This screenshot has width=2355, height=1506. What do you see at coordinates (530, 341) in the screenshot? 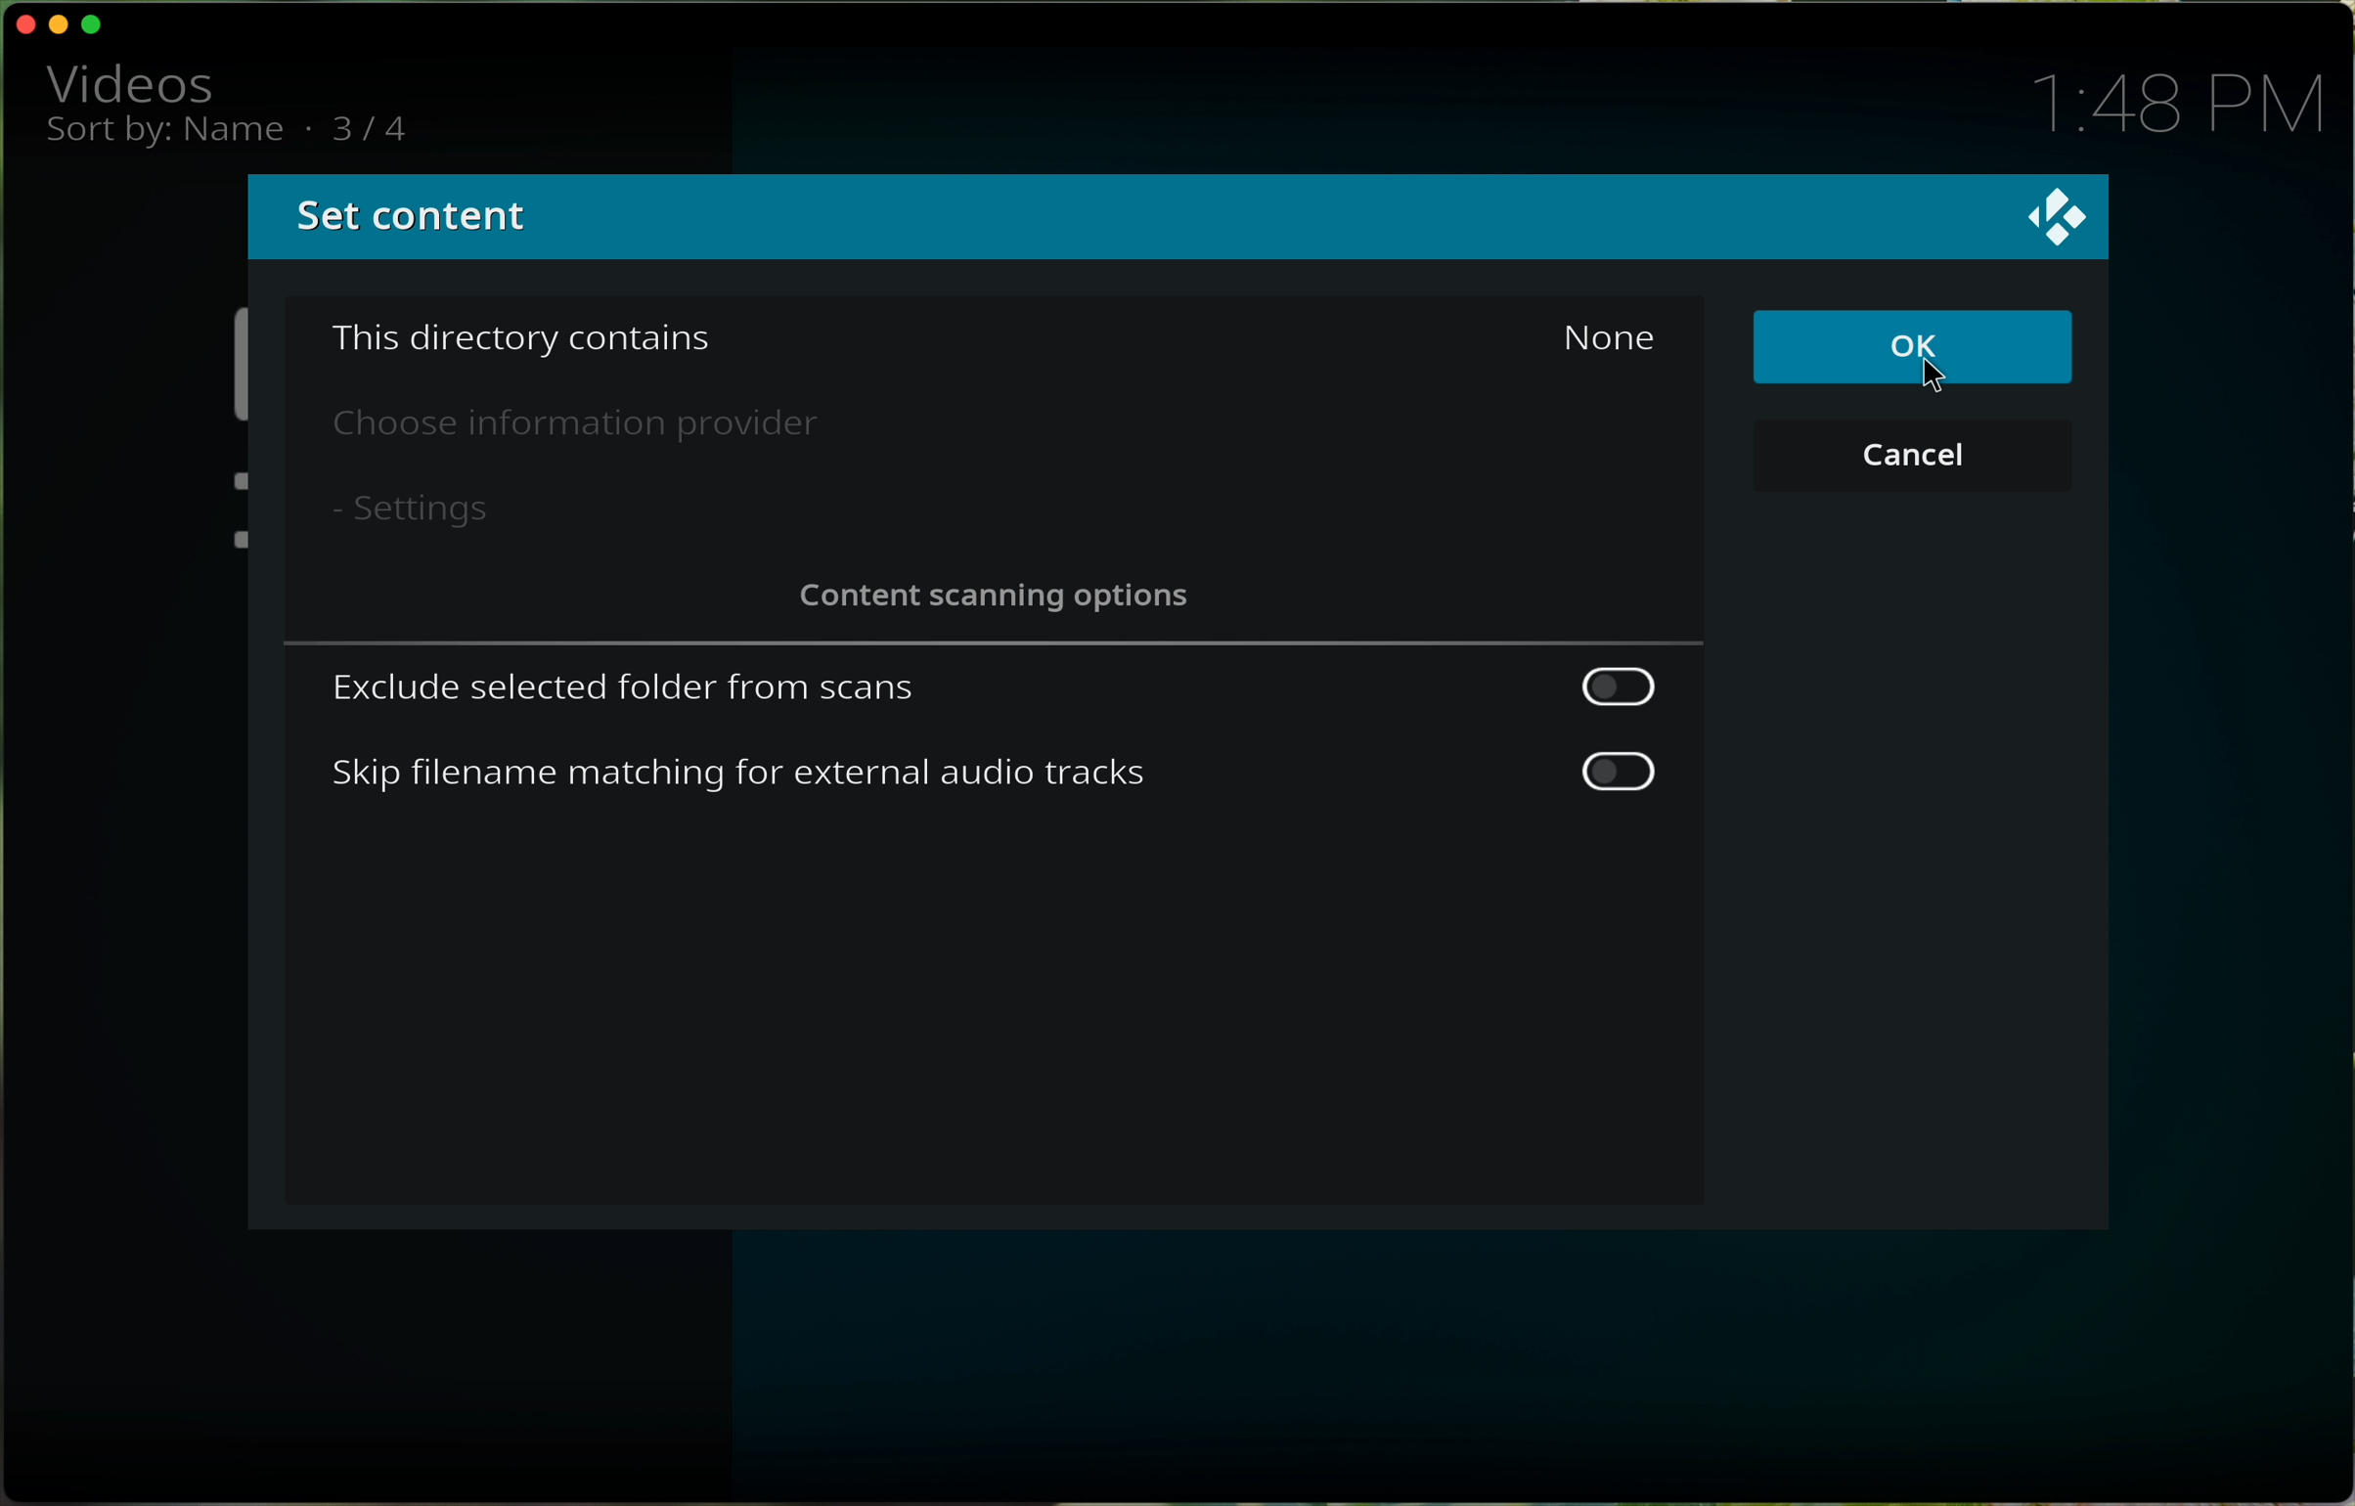
I see `this directory contains` at bounding box center [530, 341].